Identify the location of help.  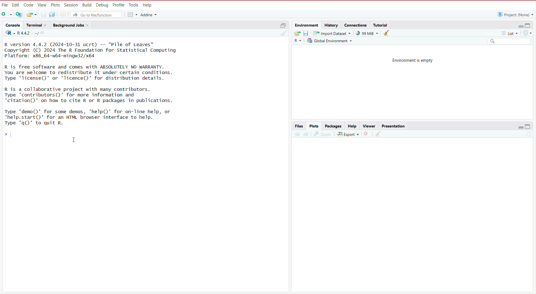
(351, 125).